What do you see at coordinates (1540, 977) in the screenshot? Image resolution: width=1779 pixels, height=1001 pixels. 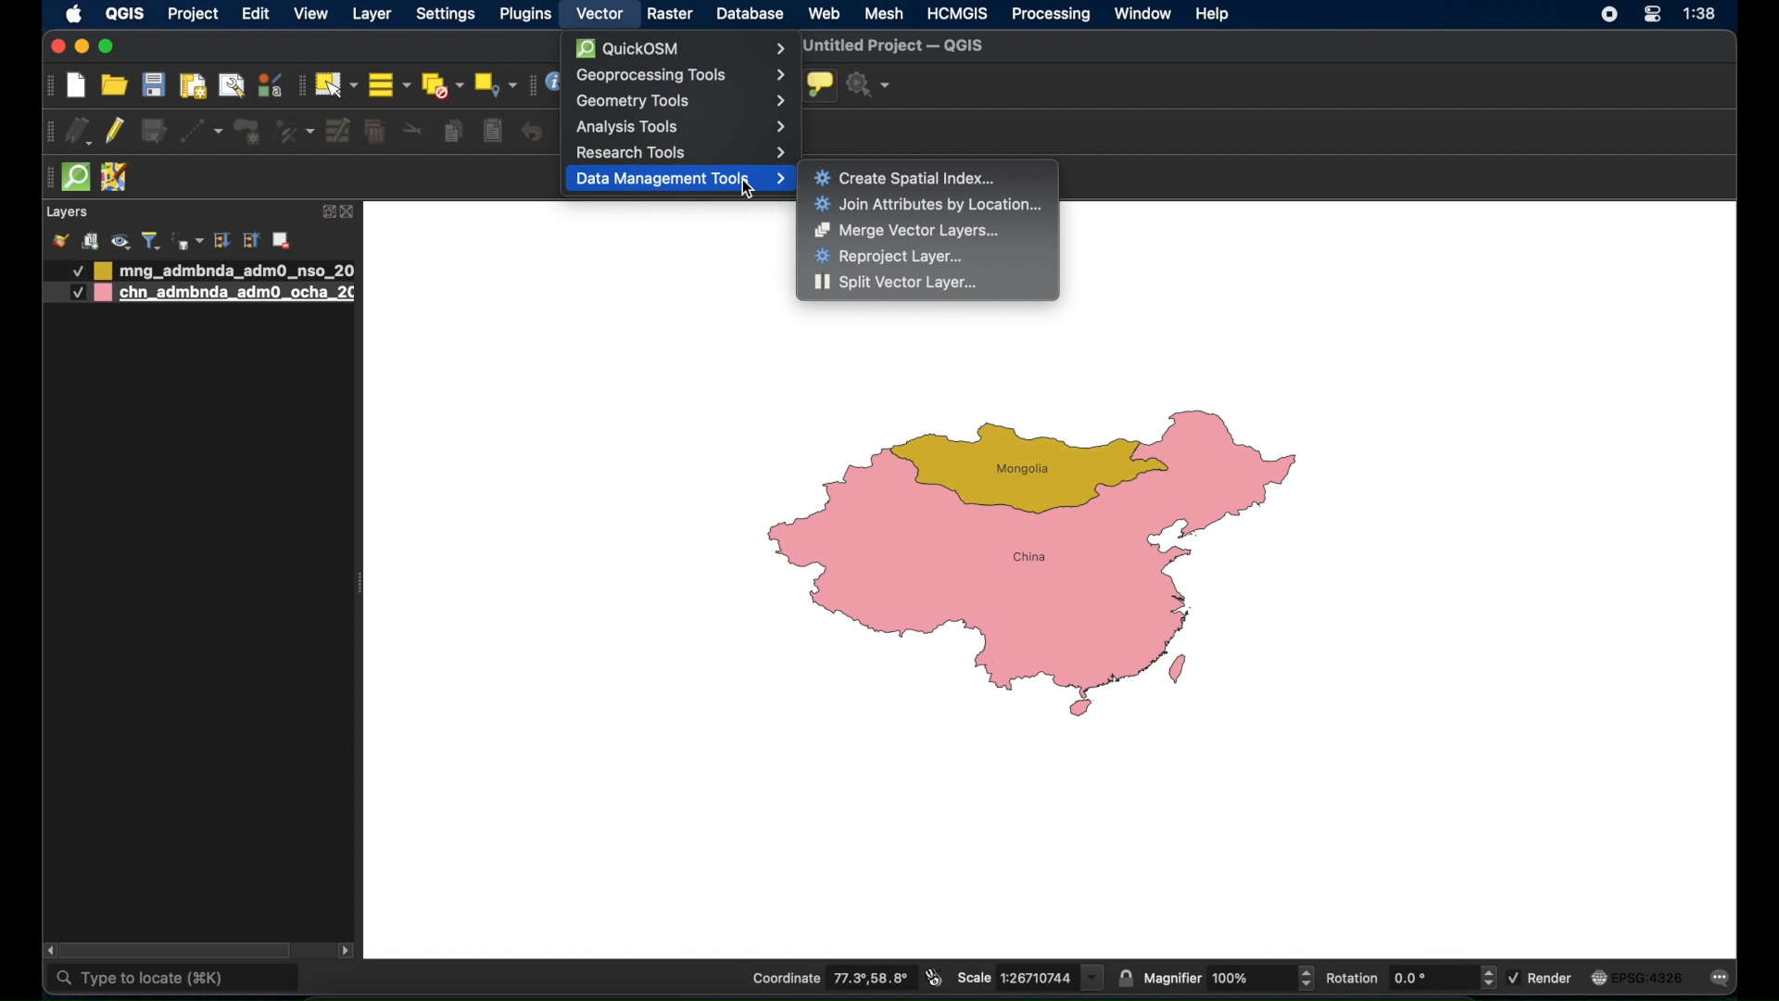 I see `render` at bounding box center [1540, 977].